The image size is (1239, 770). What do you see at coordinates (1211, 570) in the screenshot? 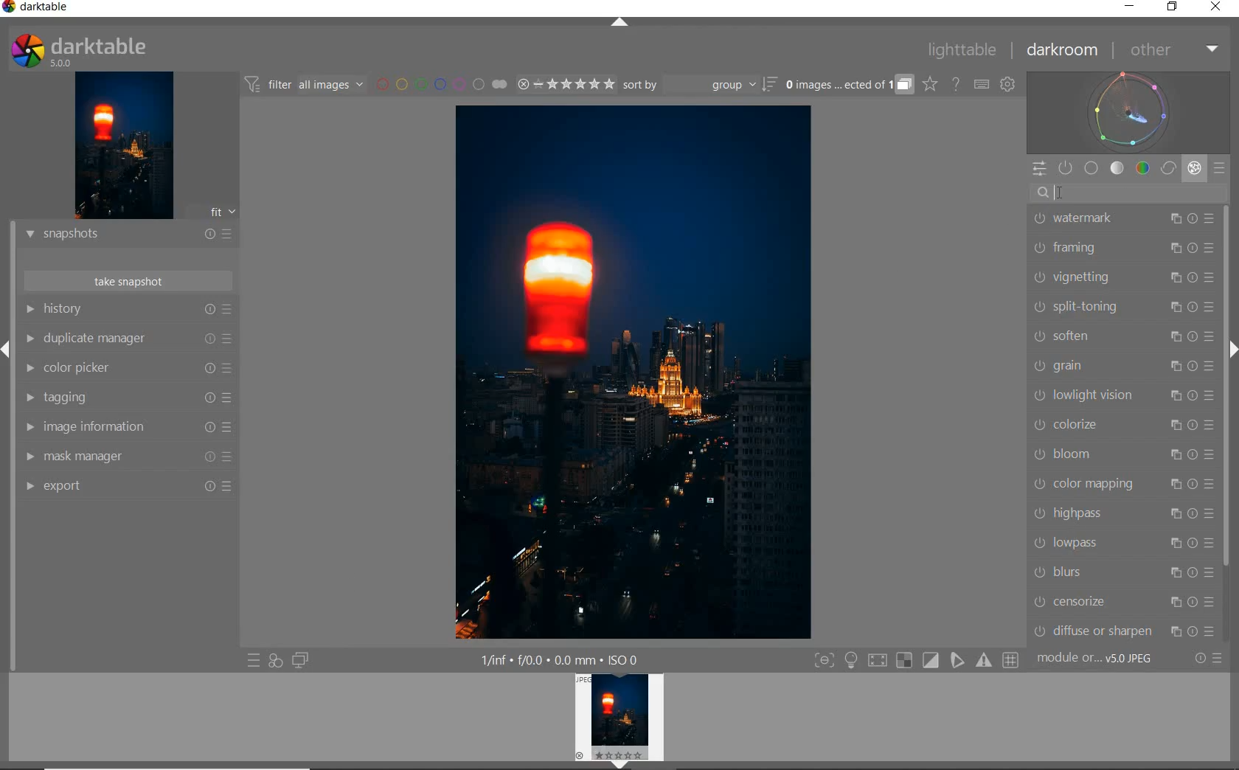
I see `Preset and reset` at bounding box center [1211, 570].